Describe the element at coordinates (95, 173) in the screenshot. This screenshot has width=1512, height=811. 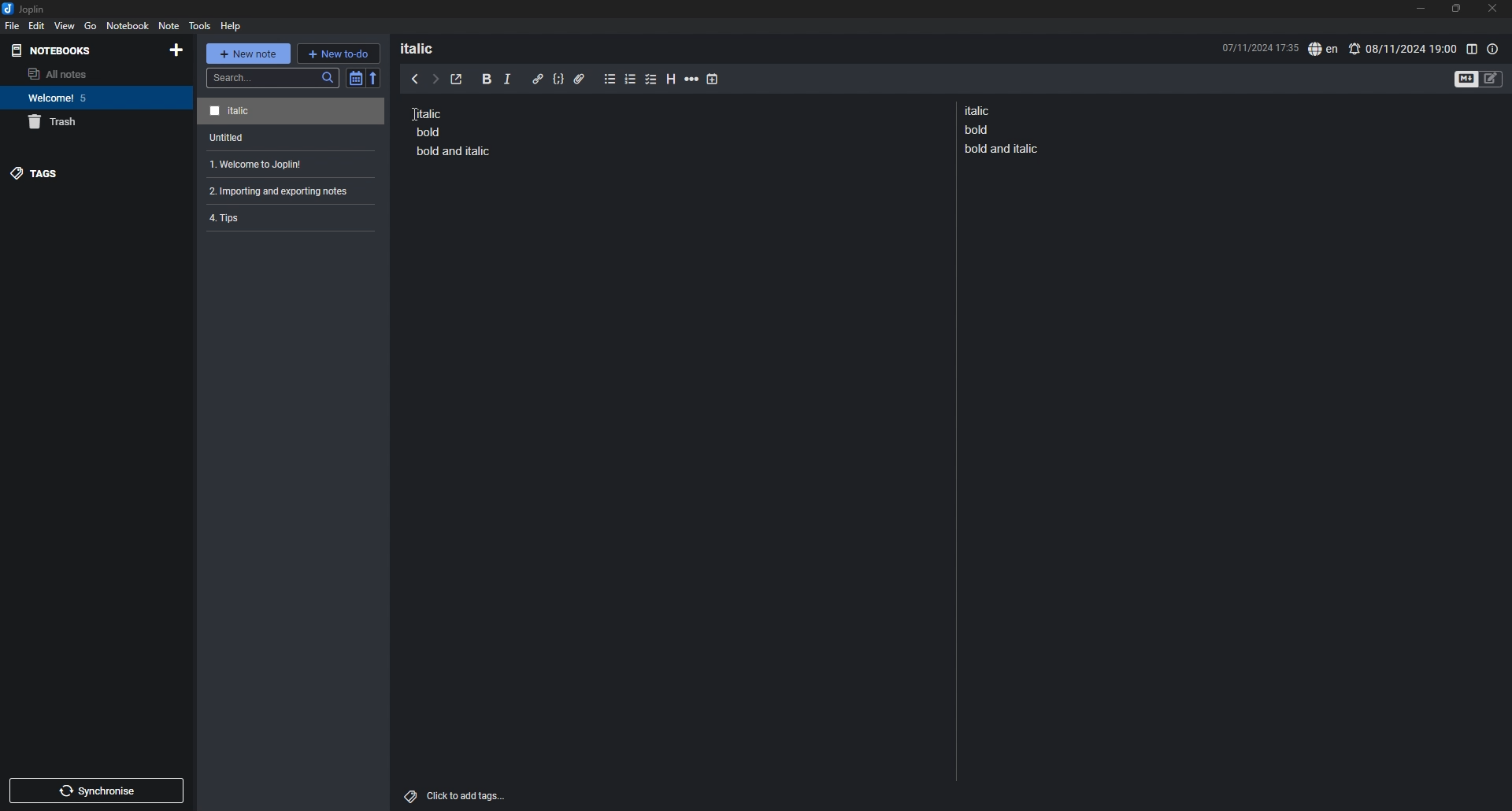
I see `tags` at that location.